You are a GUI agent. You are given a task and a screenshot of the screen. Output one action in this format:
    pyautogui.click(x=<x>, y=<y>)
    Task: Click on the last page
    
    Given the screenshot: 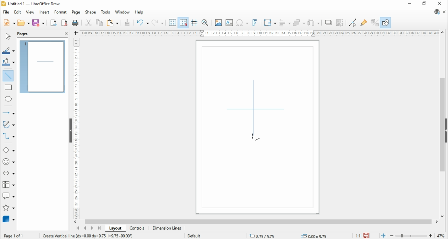 What is the action you would take?
    pyautogui.click(x=99, y=228)
    